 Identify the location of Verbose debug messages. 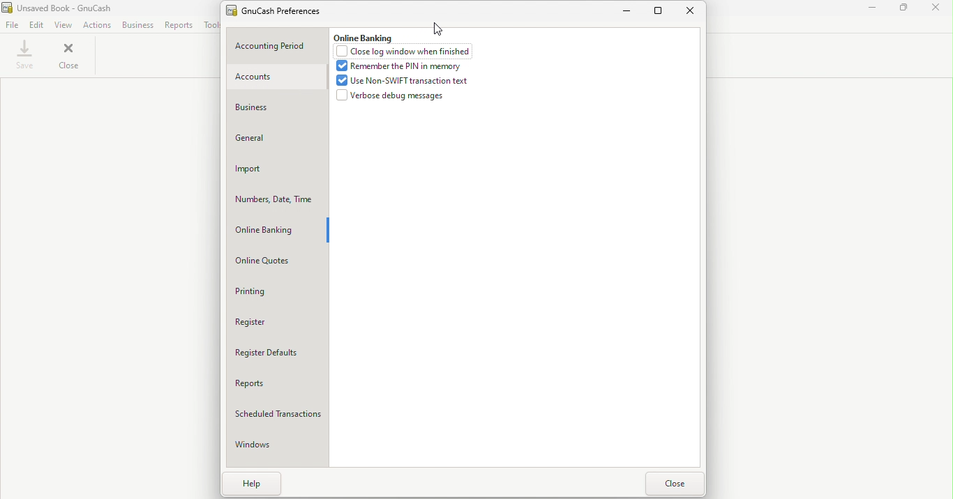
(390, 95).